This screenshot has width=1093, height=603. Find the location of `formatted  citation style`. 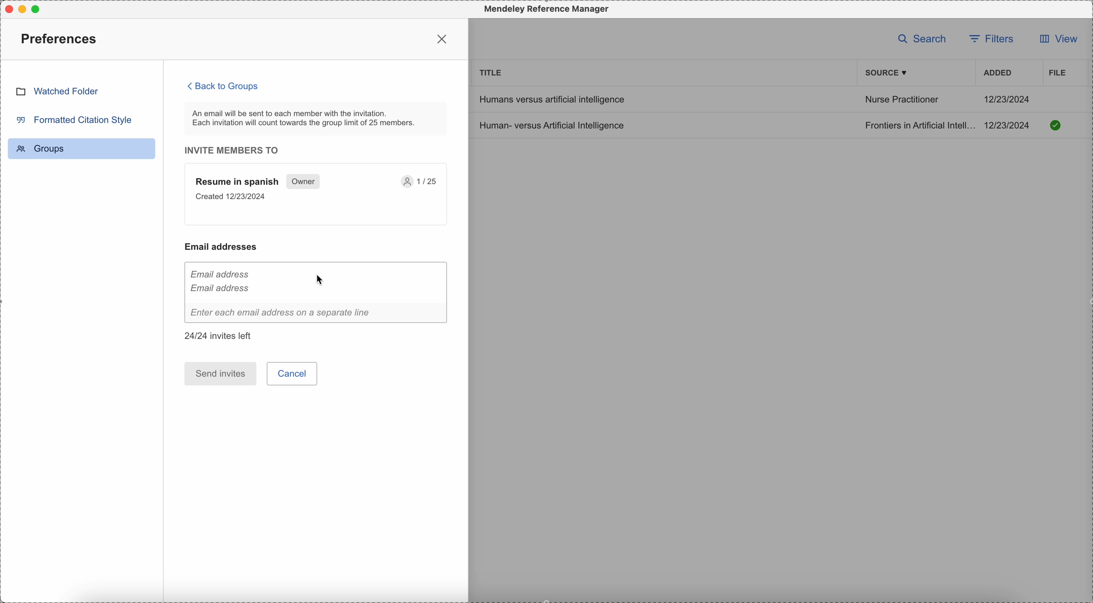

formatted  citation style is located at coordinates (73, 119).